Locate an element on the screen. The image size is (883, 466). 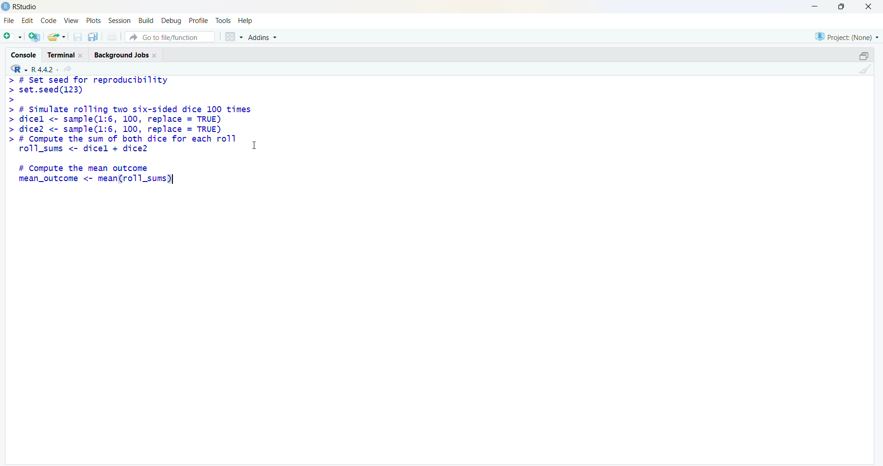
profile is located at coordinates (200, 21).